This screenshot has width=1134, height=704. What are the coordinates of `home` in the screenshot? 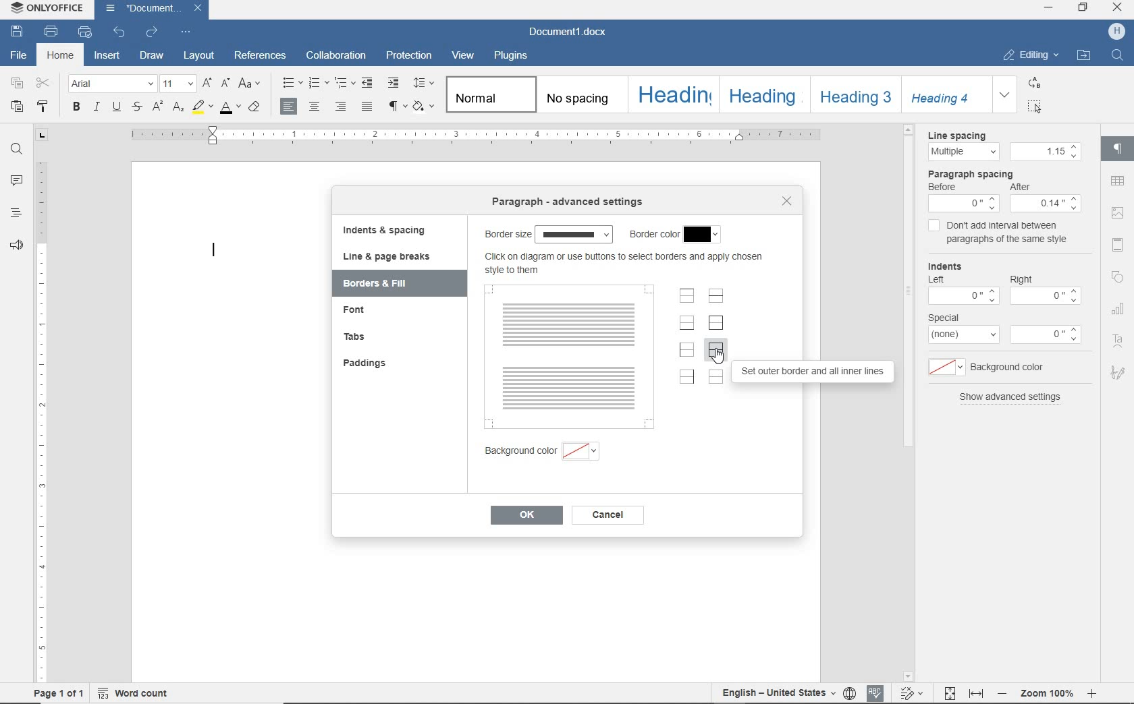 It's located at (62, 55).